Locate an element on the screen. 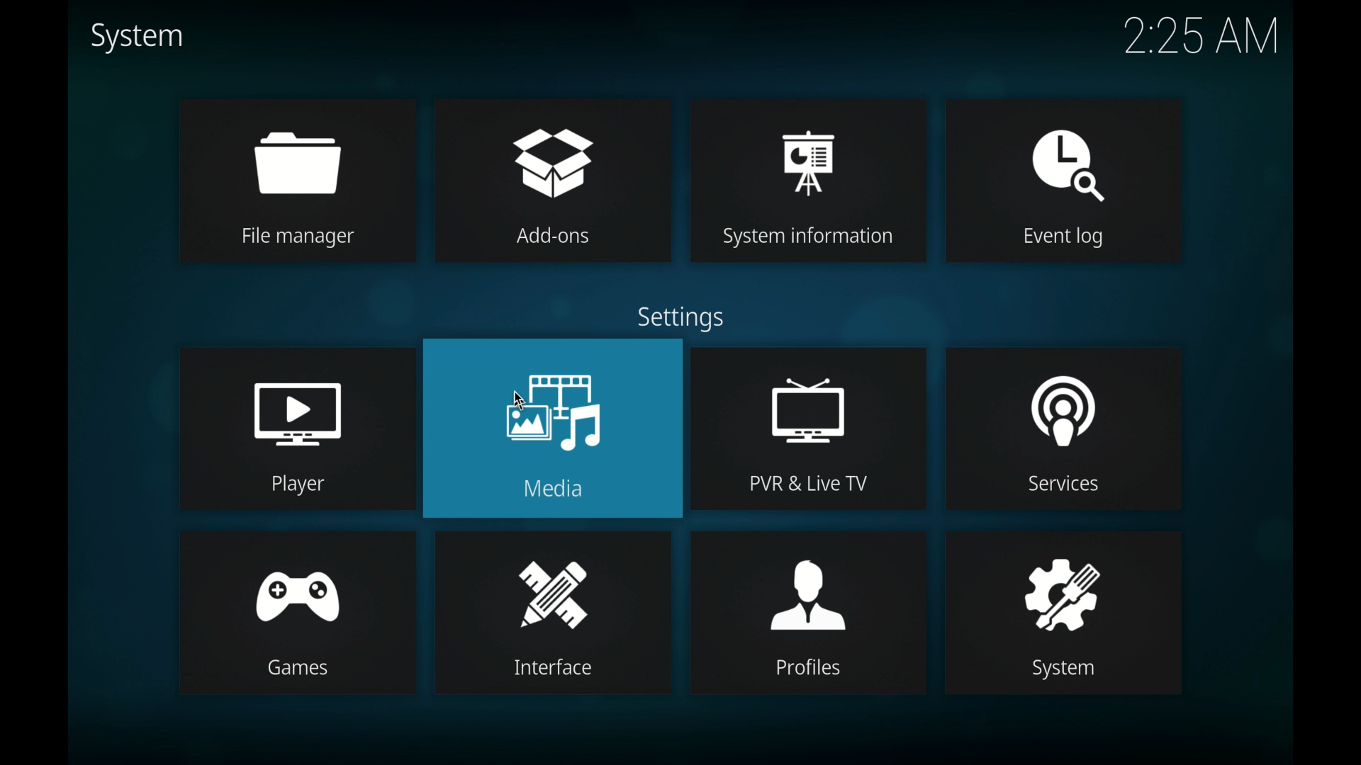 This screenshot has height=765, width=1361. File manager is located at coordinates (297, 238).